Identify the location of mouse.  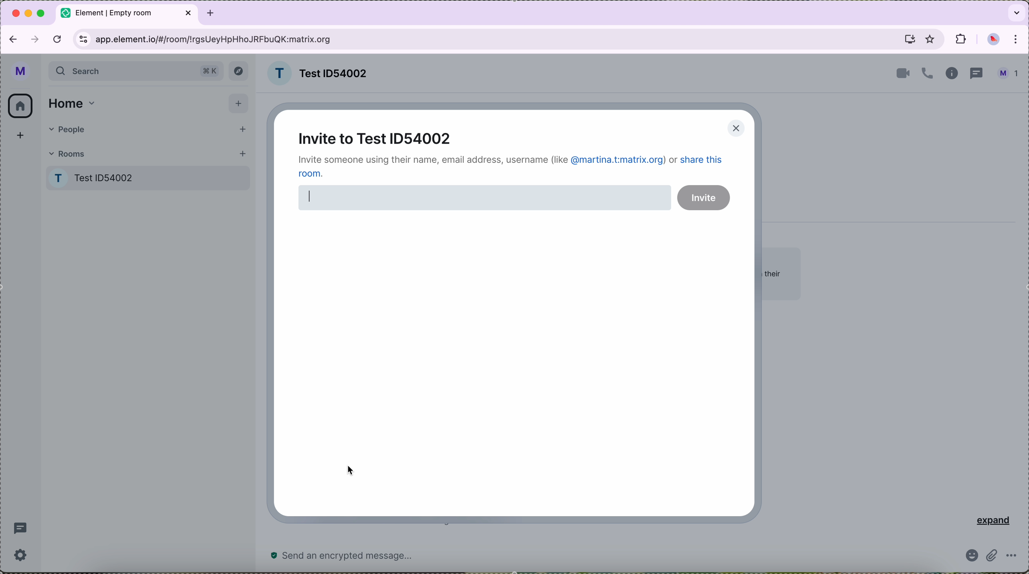
(352, 471).